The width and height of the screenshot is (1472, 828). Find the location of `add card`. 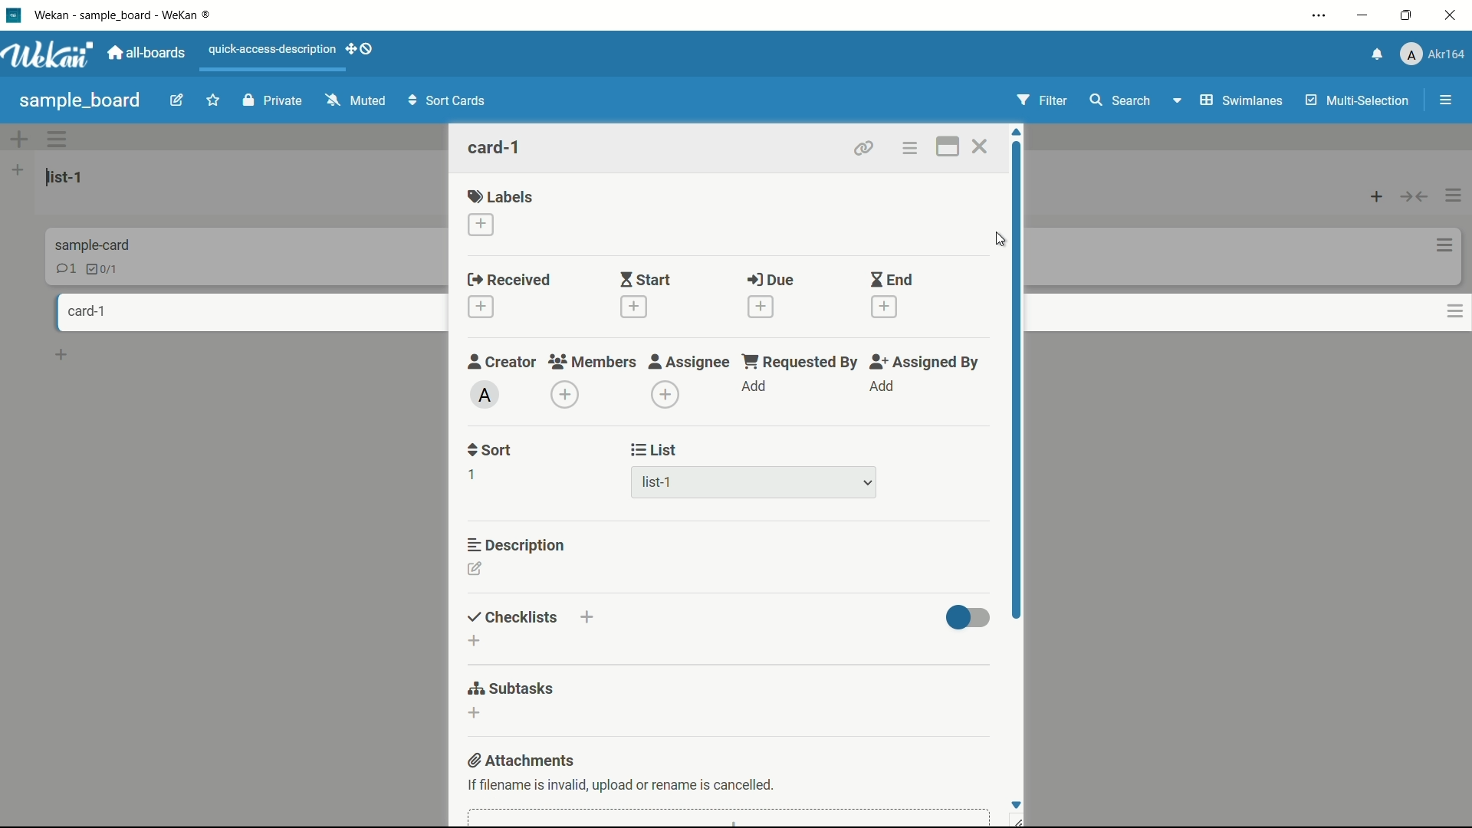

add card is located at coordinates (63, 355).